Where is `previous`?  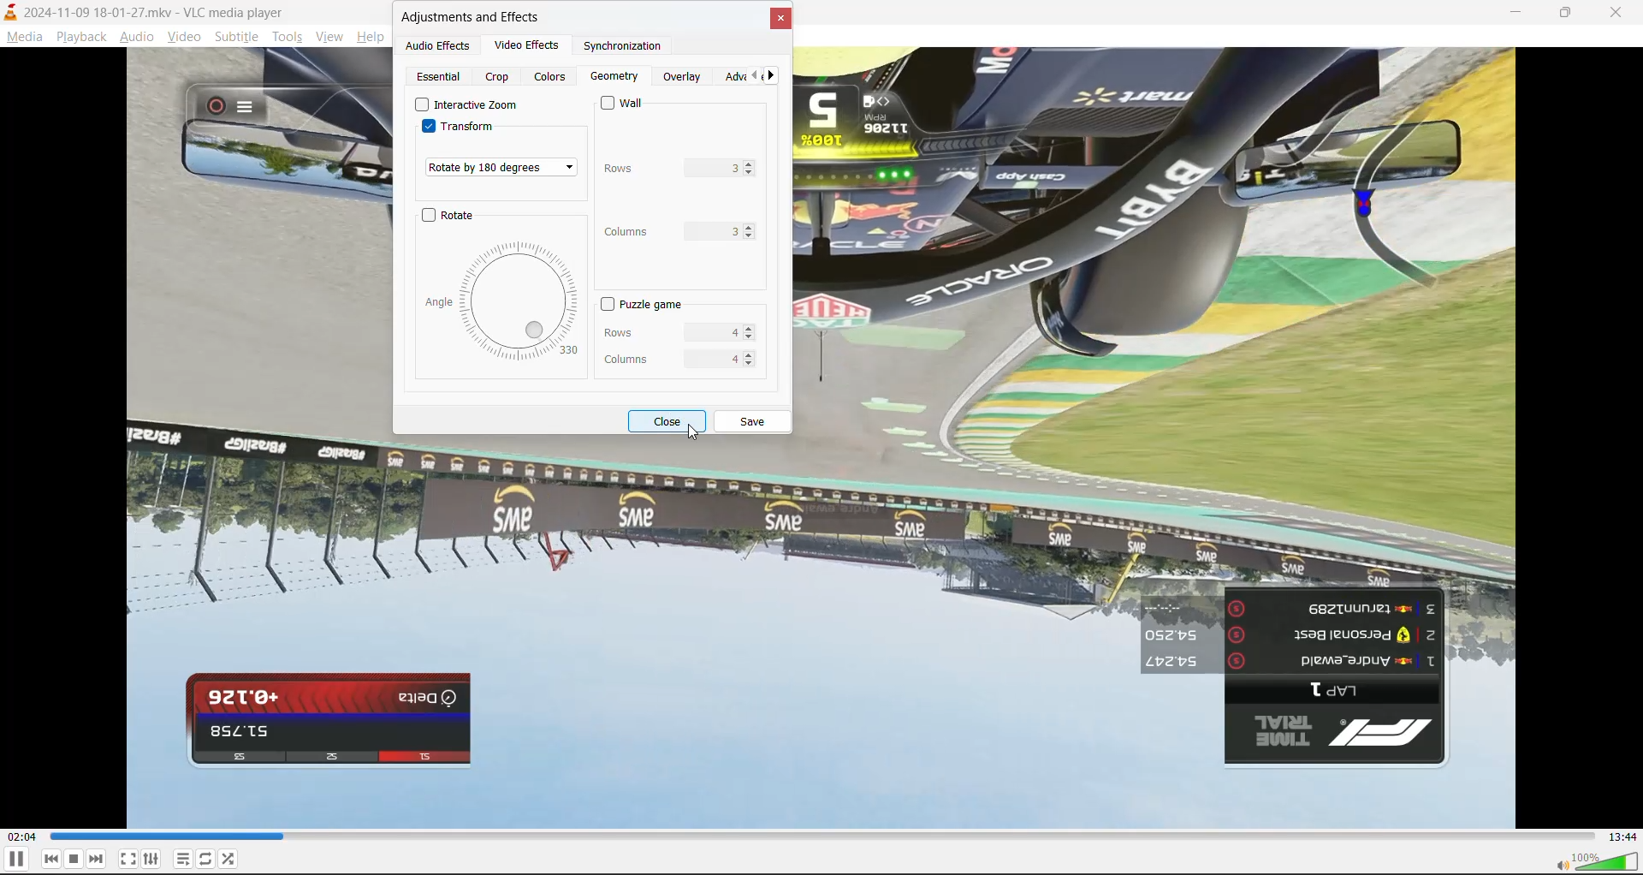 previous is located at coordinates (52, 859).